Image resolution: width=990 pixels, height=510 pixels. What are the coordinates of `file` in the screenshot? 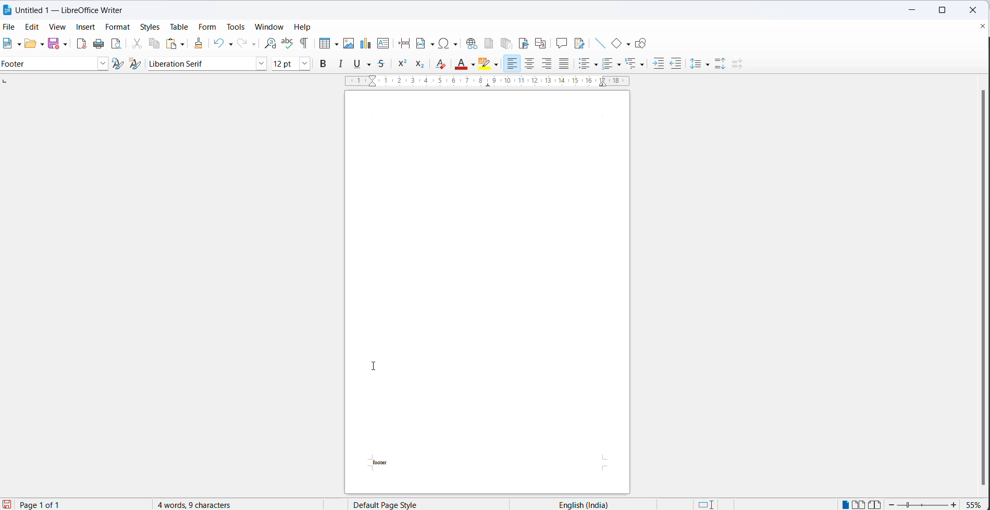 It's located at (10, 26).